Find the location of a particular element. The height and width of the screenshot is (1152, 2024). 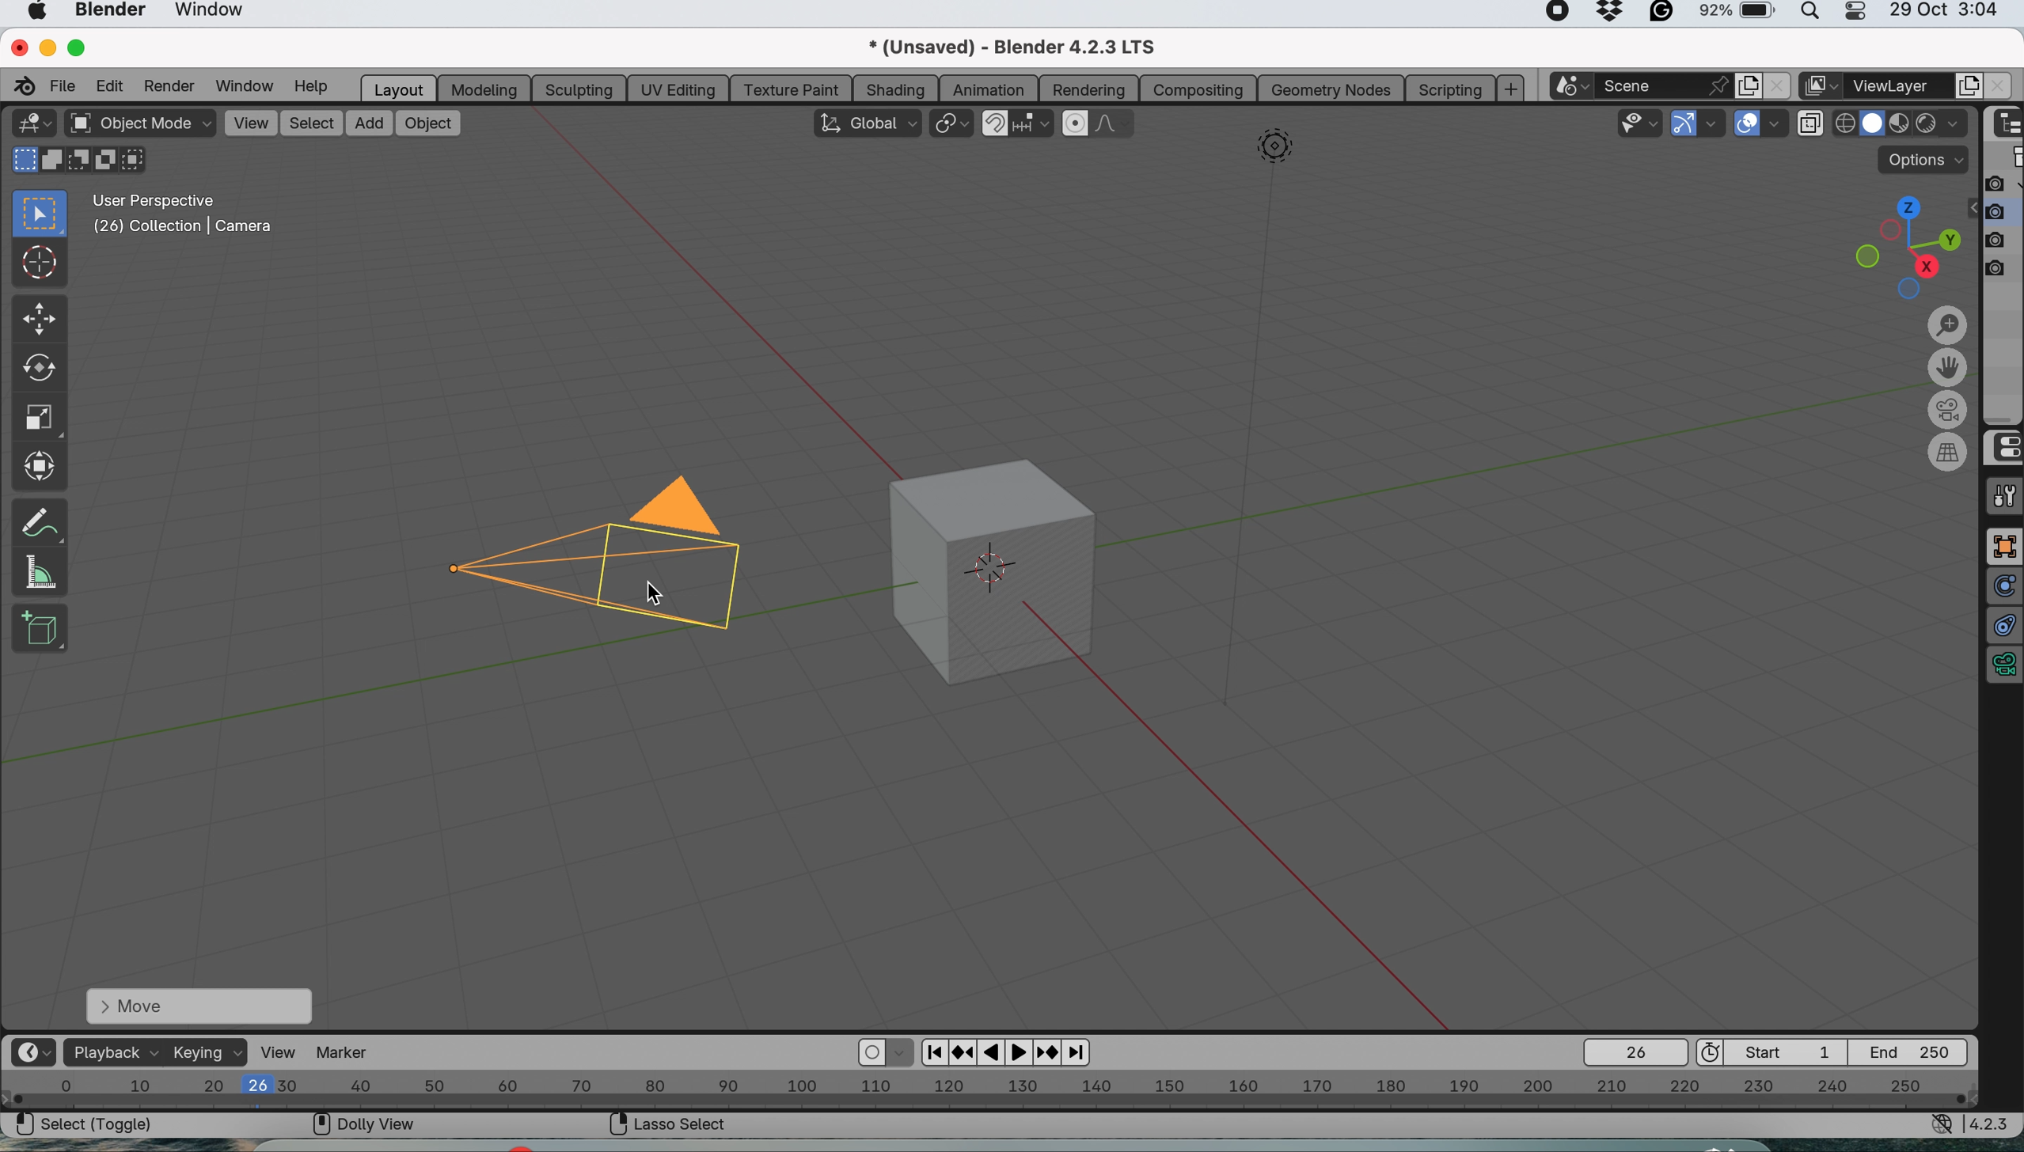

auto keying is located at coordinates (872, 1053).